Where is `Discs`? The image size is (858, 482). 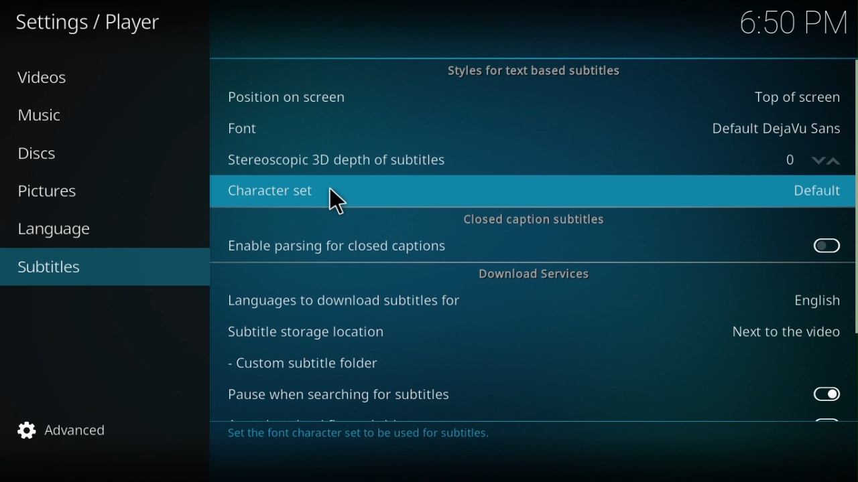
Discs is located at coordinates (45, 153).